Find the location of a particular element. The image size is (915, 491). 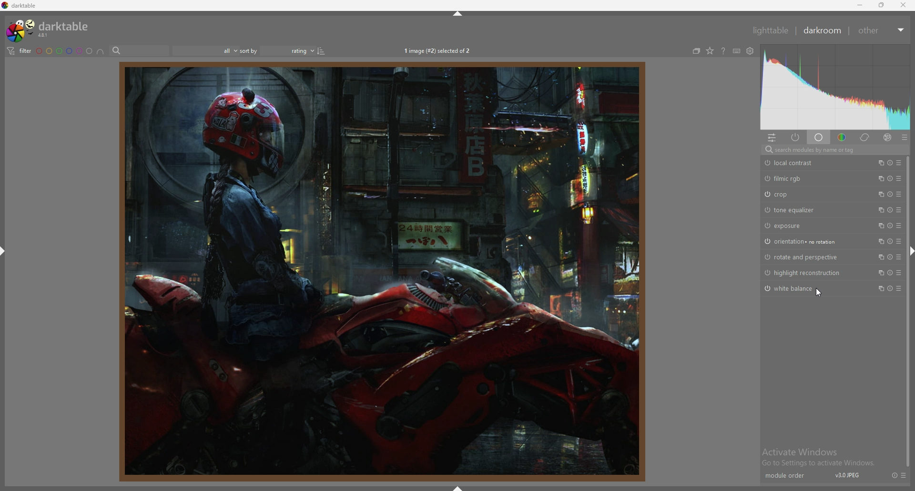

presets is located at coordinates (899, 194).